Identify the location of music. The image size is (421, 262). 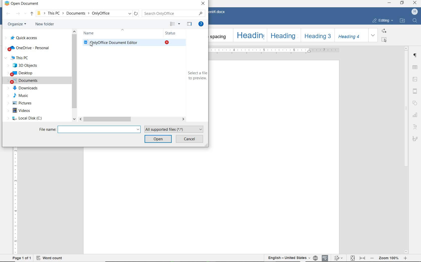
(19, 95).